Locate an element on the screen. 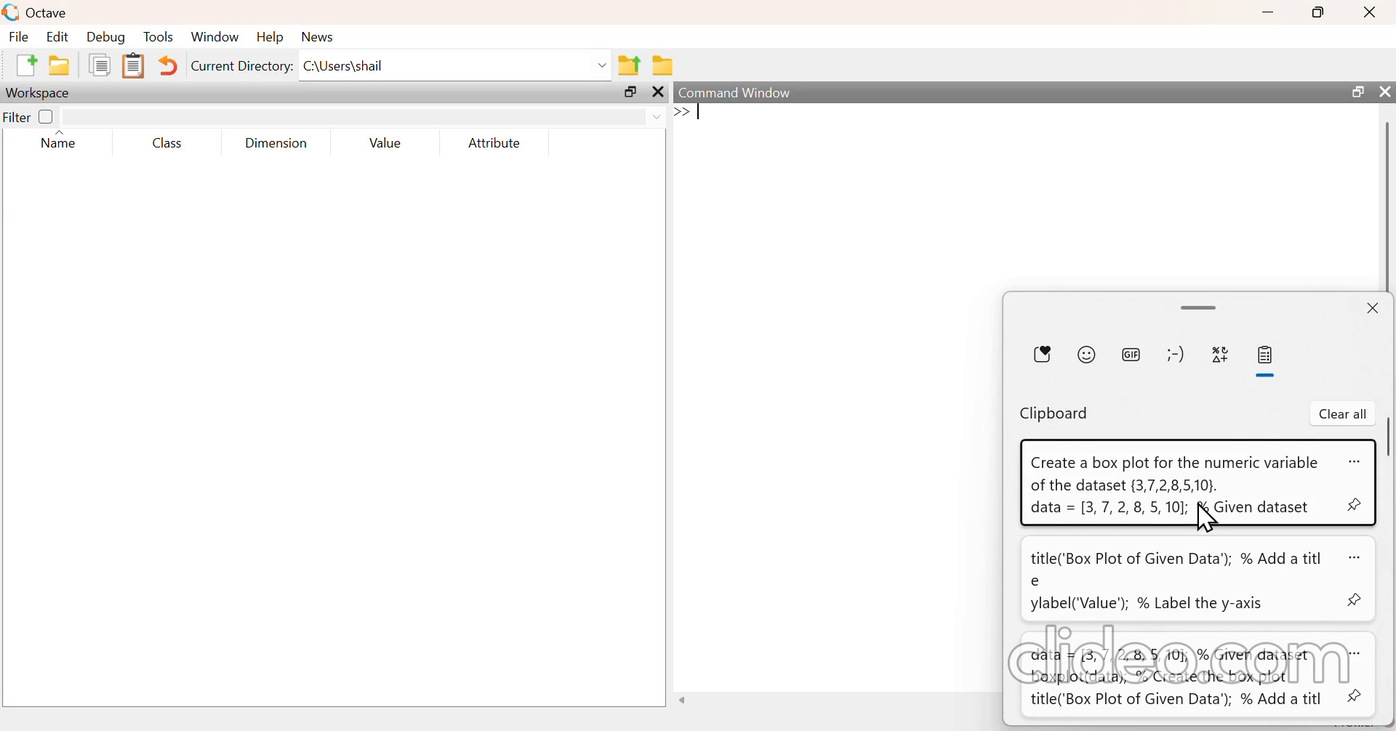 The height and width of the screenshot is (731, 1396). copy is located at coordinates (95, 66).